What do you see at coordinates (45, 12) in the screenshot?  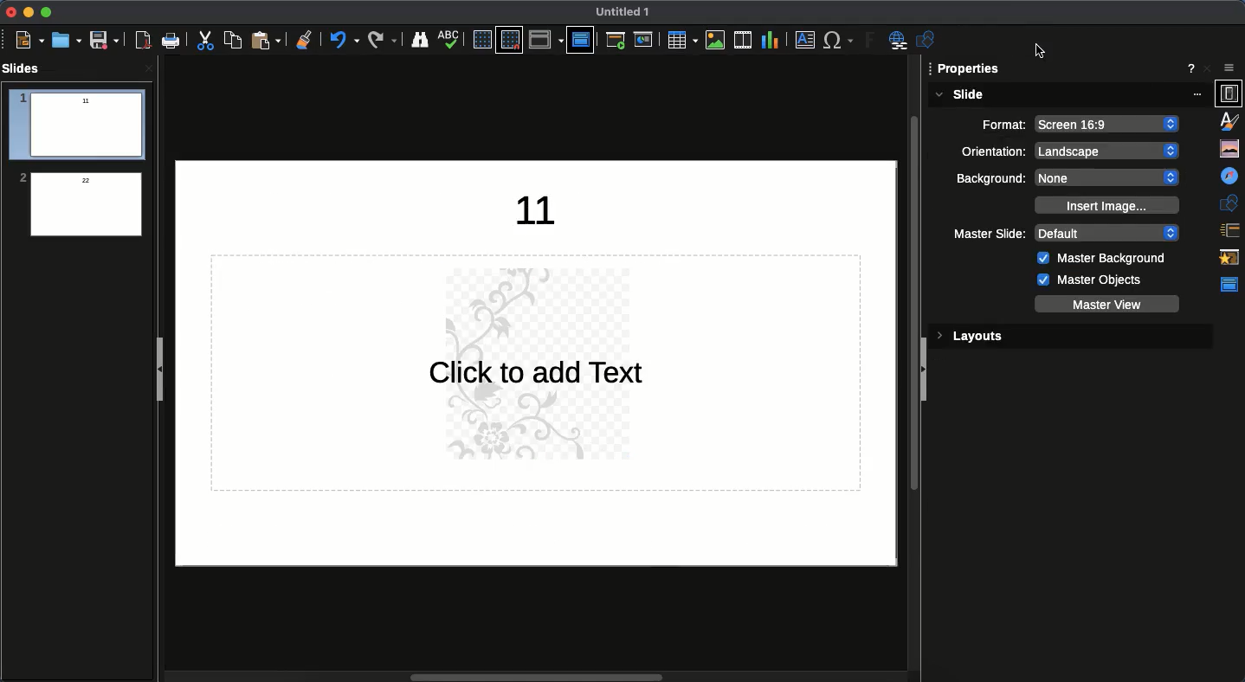 I see `Maximize` at bounding box center [45, 12].